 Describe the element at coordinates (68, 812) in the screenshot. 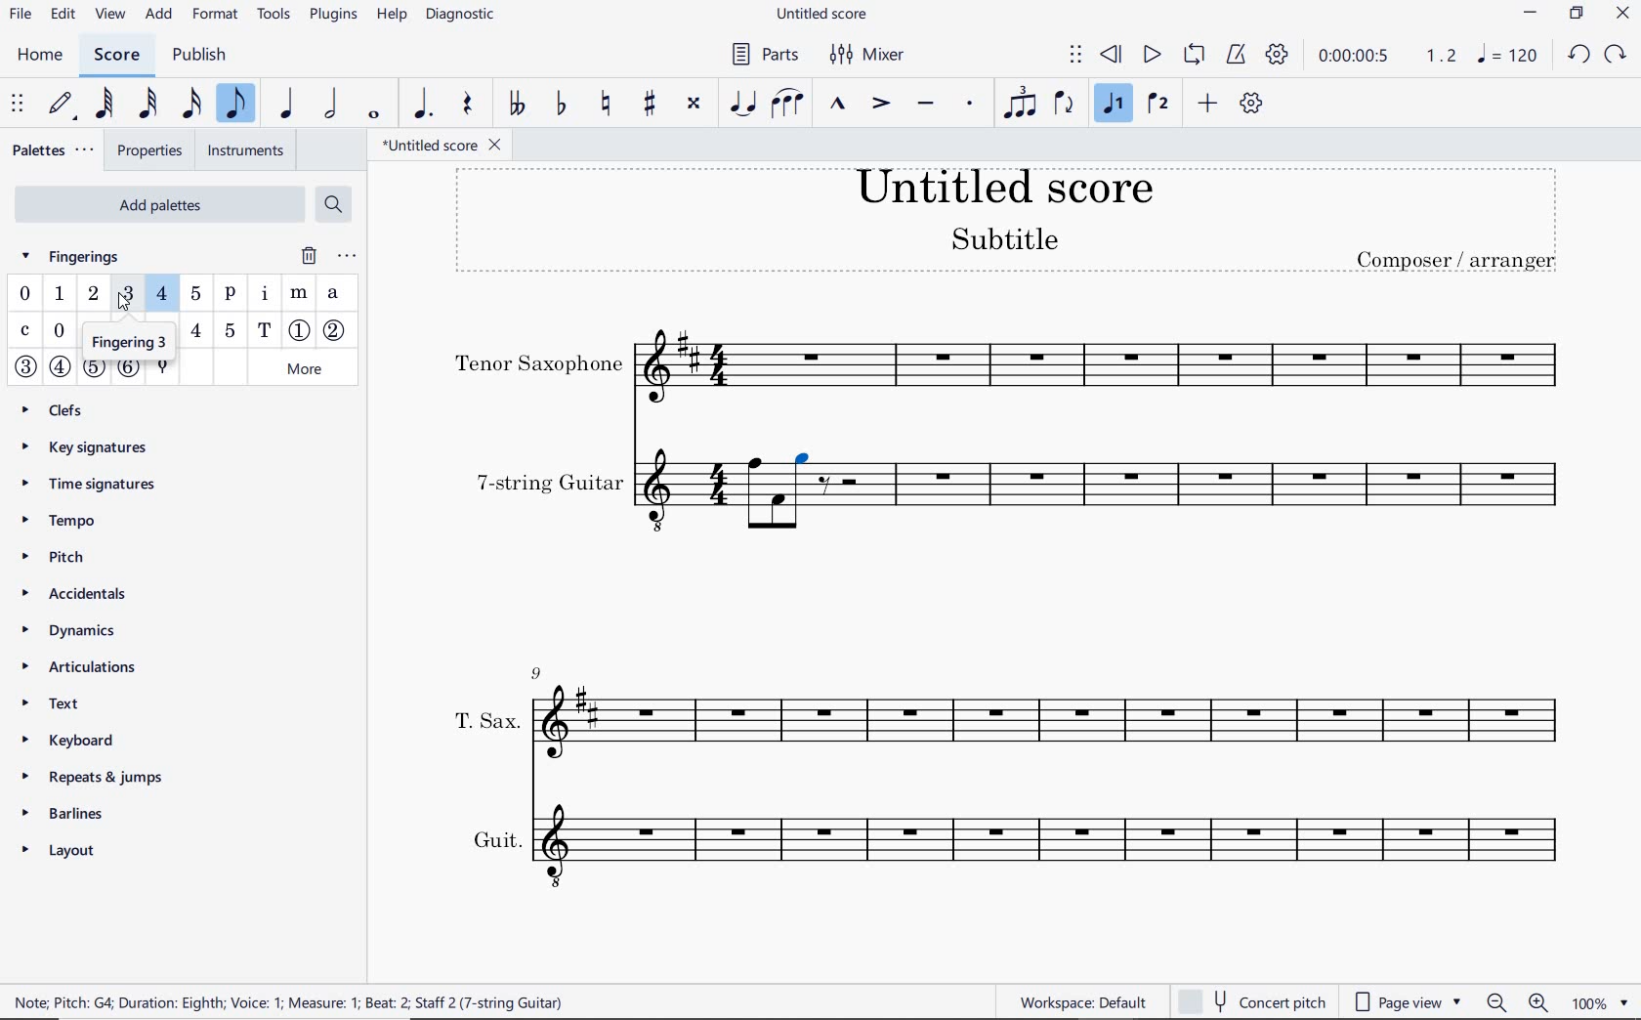

I see `BARLINES` at that location.